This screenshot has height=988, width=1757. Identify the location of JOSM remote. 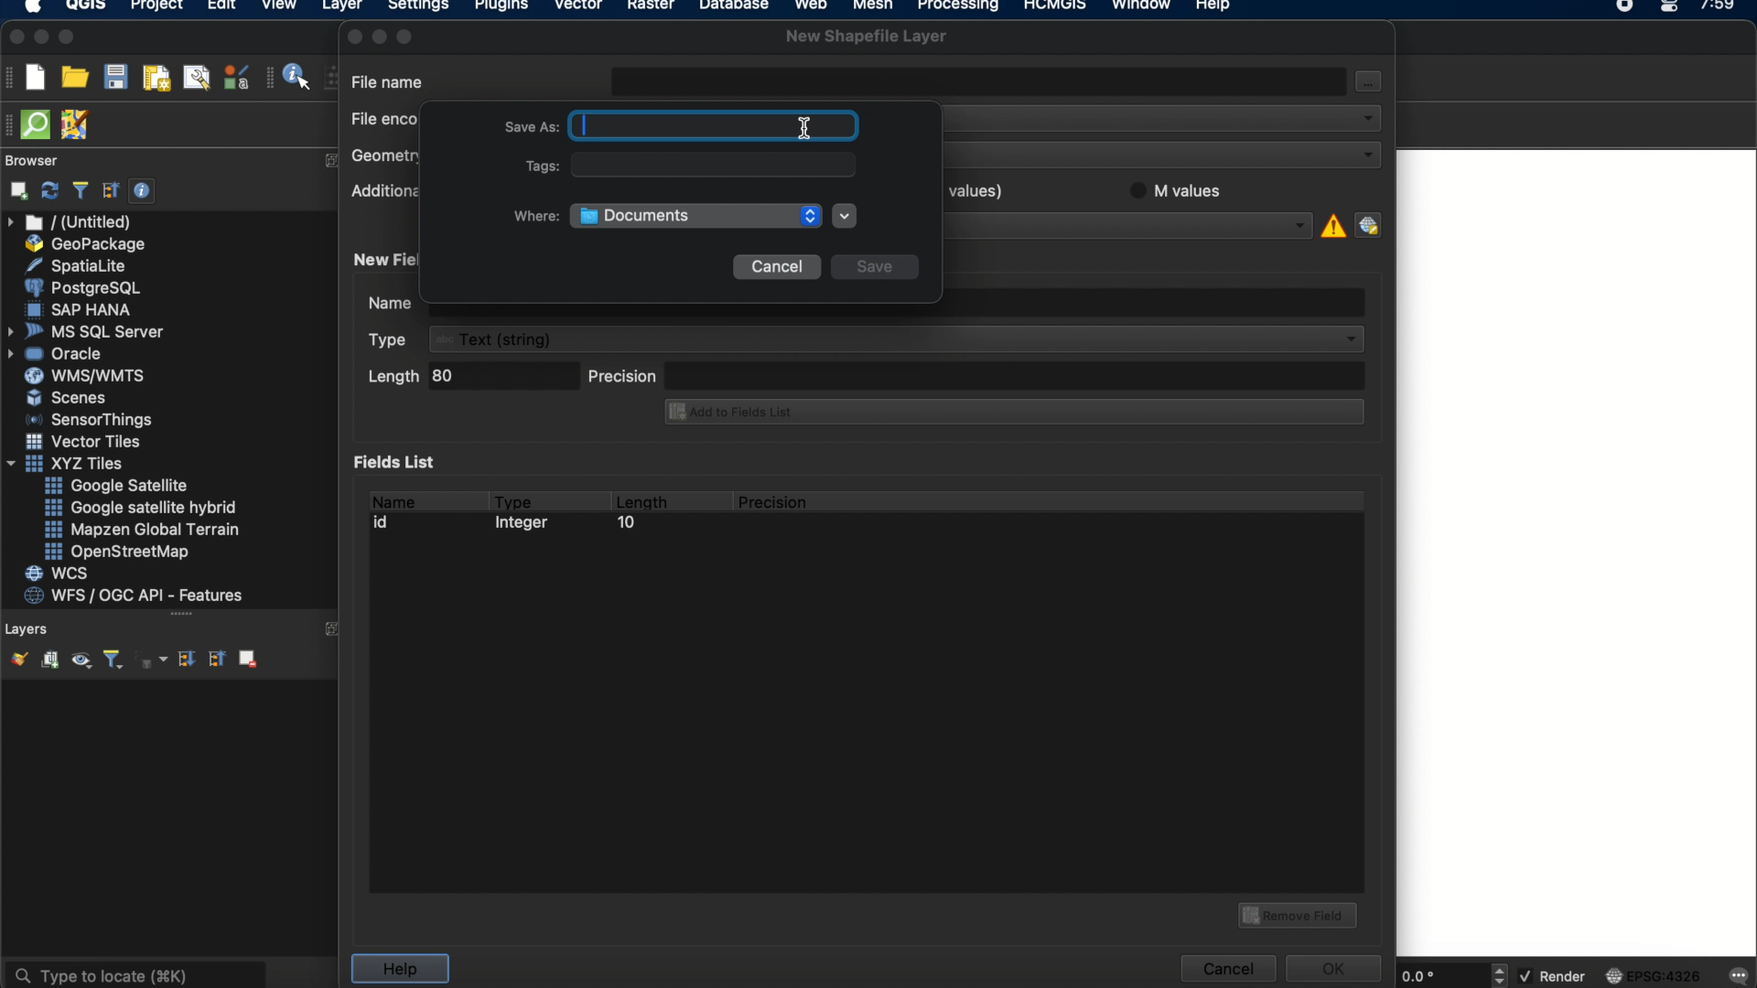
(77, 125).